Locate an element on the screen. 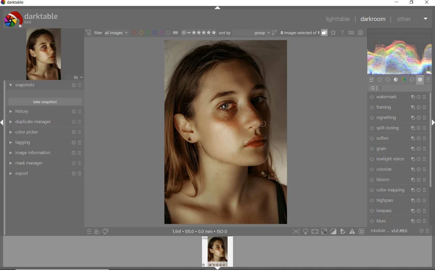 The image size is (435, 270). take snapshots is located at coordinates (45, 102).